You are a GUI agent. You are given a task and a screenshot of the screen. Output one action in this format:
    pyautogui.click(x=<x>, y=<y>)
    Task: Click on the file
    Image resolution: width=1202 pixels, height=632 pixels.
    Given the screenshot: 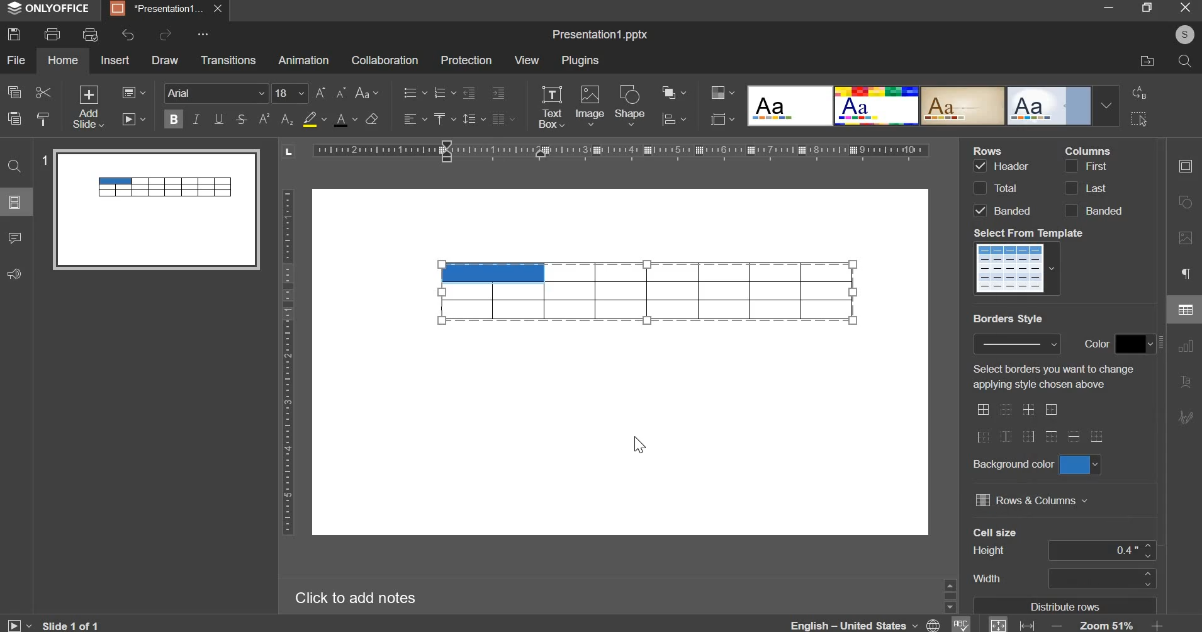 What is the action you would take?
    pyautogui.click(x=16, y=60)
    